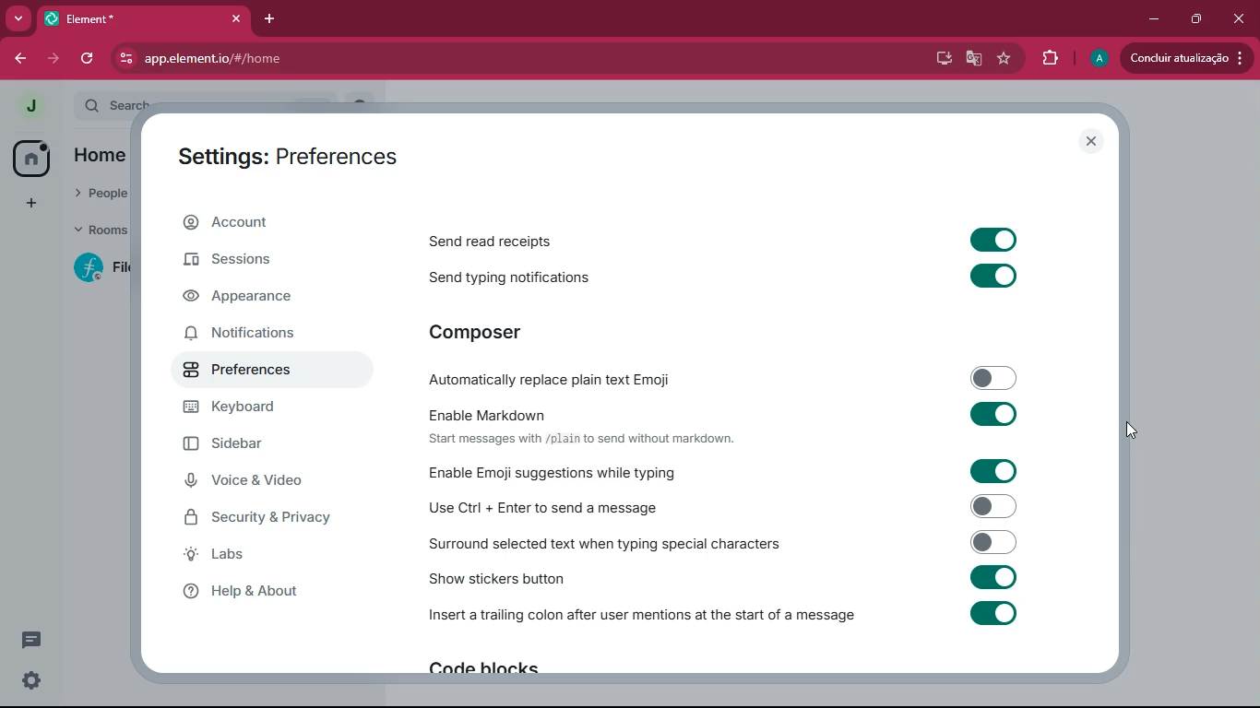  Describe the element at coordinates (103, 194) in the screenshot. I see `people` at that location.